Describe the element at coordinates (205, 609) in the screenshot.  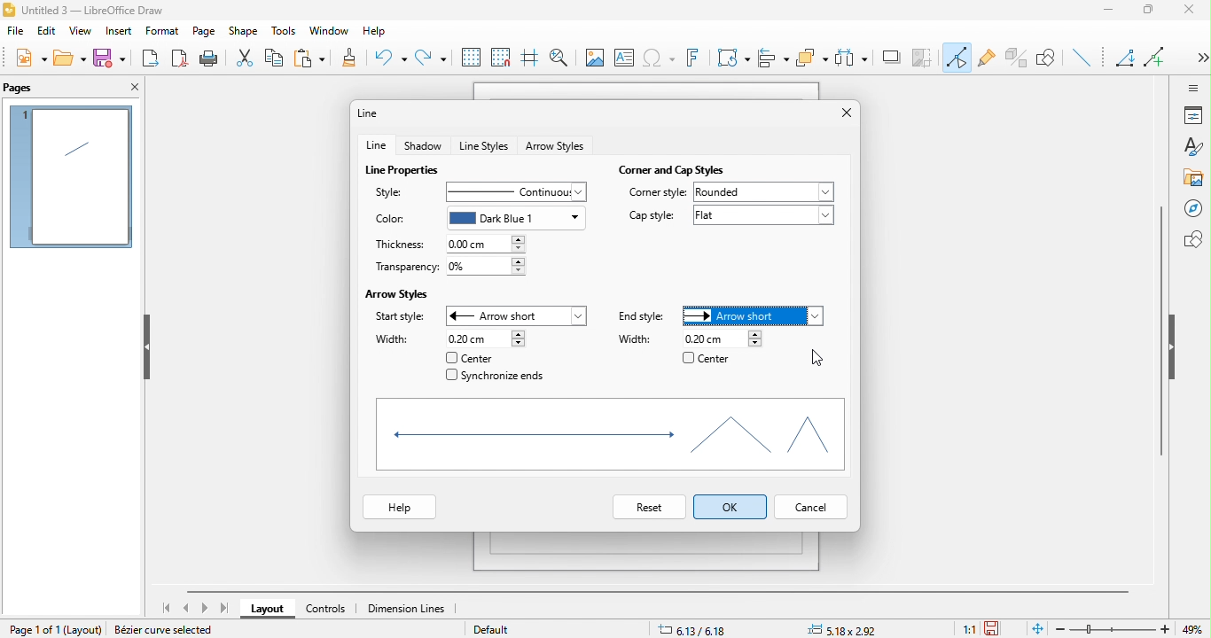
I see `next page` at that location.